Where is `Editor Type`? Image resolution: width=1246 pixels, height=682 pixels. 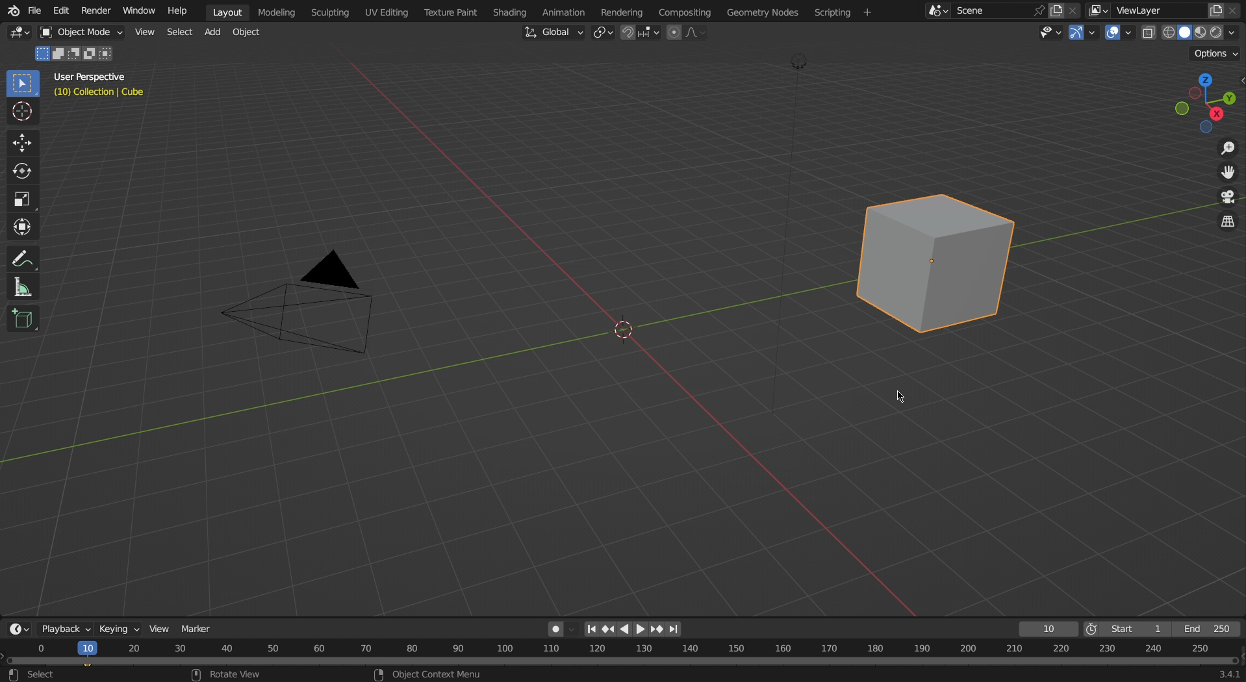 Editor Type is located at coordinates (17, 629).